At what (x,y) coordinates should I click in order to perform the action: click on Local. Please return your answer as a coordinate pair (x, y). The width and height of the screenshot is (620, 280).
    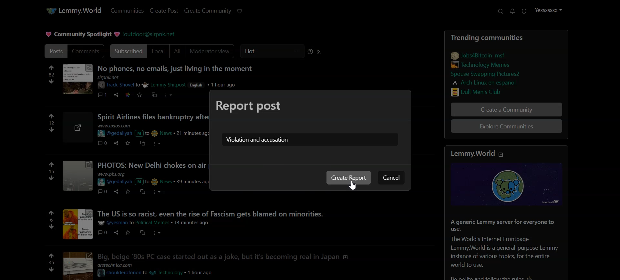
    Looking at the image, I should click on (159, 51).